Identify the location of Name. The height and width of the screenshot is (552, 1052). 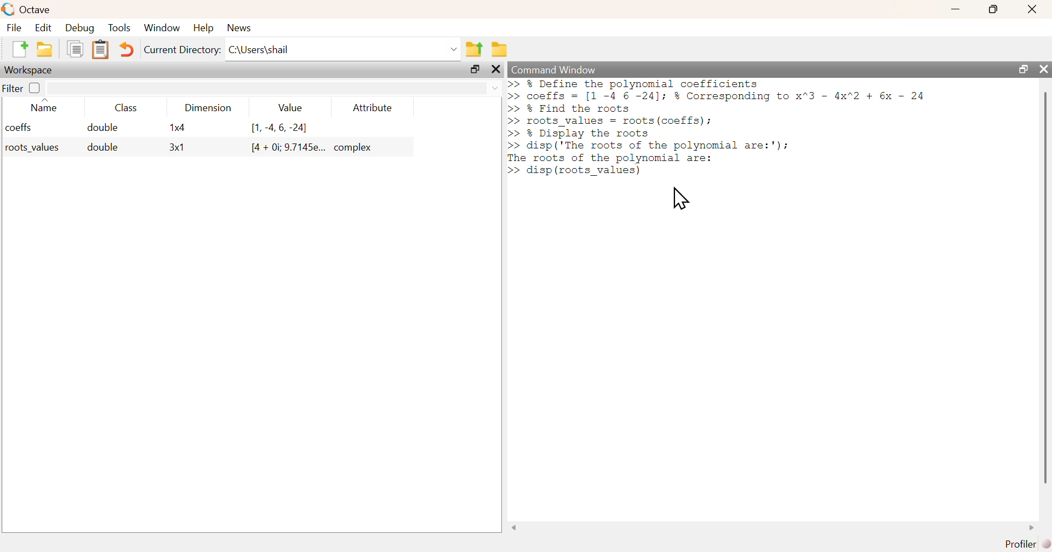
(45, 105).